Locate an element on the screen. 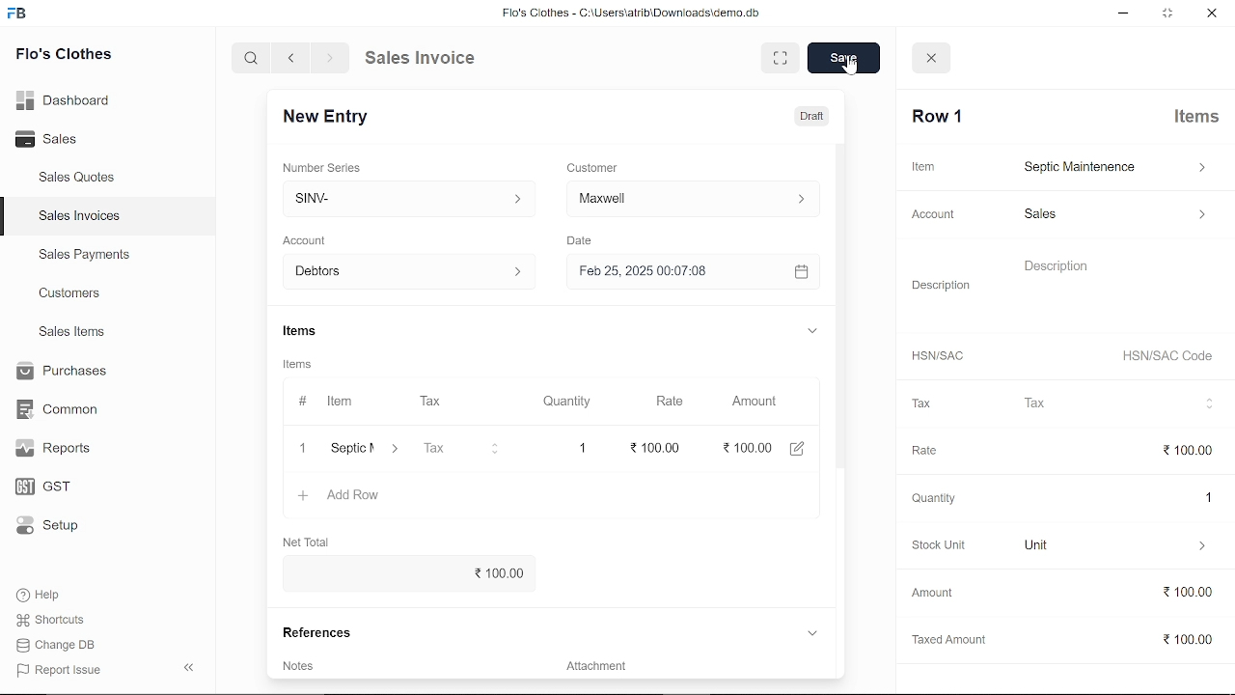 The width and height of the screenshot is (1235, 695). Insert Customer is located at coordinates (690, 198).